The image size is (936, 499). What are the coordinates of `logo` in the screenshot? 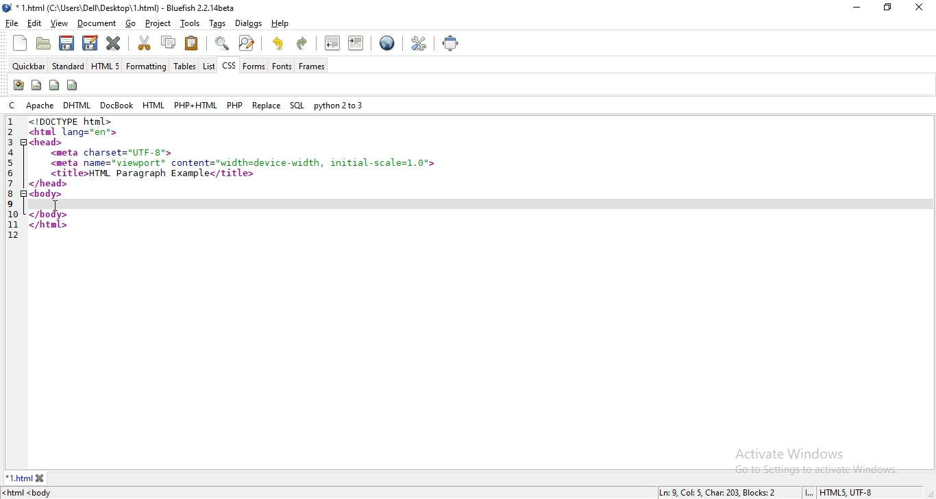 It's located at (8, 8).